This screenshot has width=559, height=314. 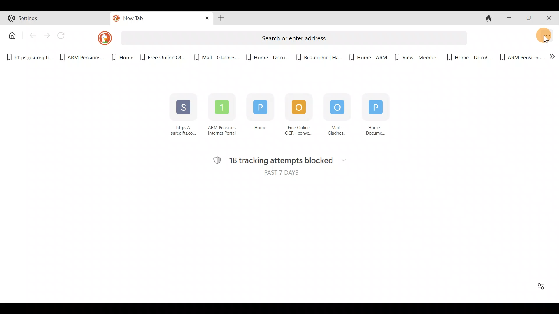 What do you see at coordinates (64, 36) in the screenshot?
I see `Reload` at bounding box center [64, 36].